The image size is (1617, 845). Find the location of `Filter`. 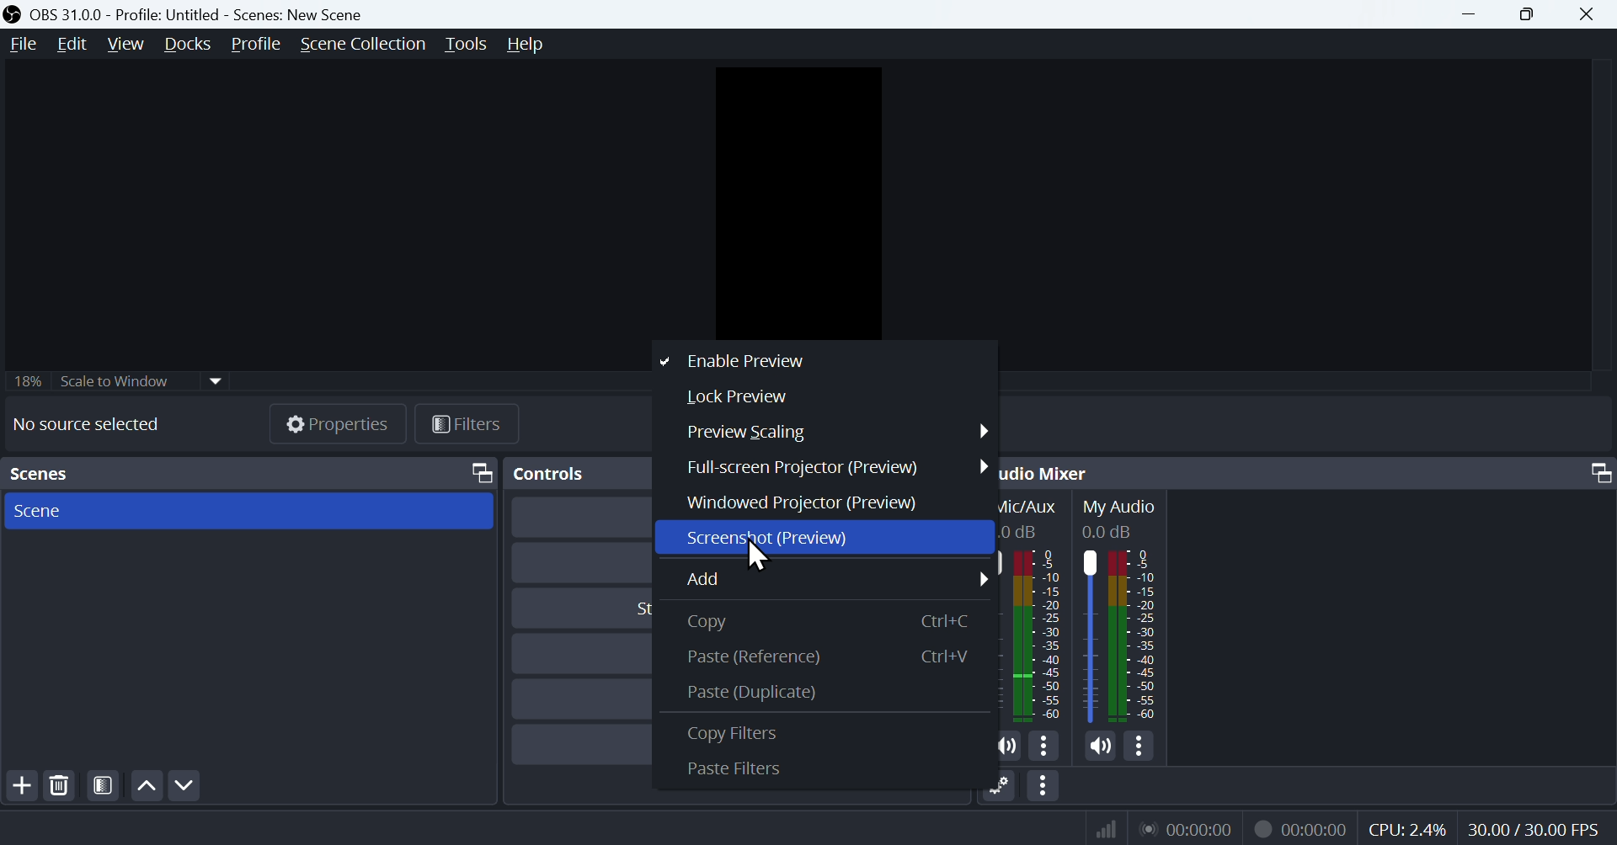

Filter is located at coordinates (471, 422).